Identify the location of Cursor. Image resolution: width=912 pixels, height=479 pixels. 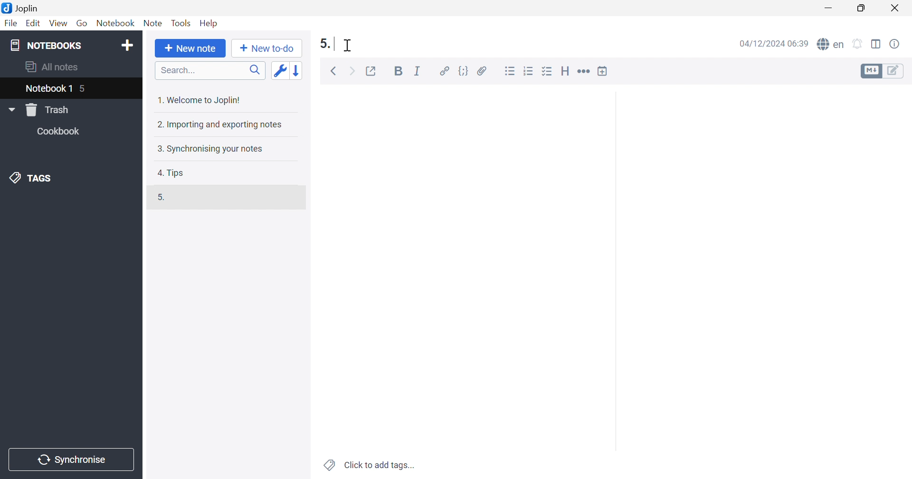
(349, 44).